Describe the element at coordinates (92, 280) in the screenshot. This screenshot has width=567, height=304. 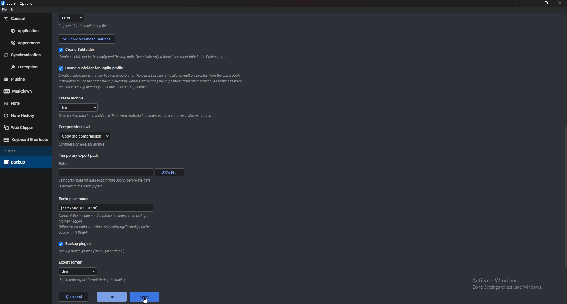
I see `Info` at that location.